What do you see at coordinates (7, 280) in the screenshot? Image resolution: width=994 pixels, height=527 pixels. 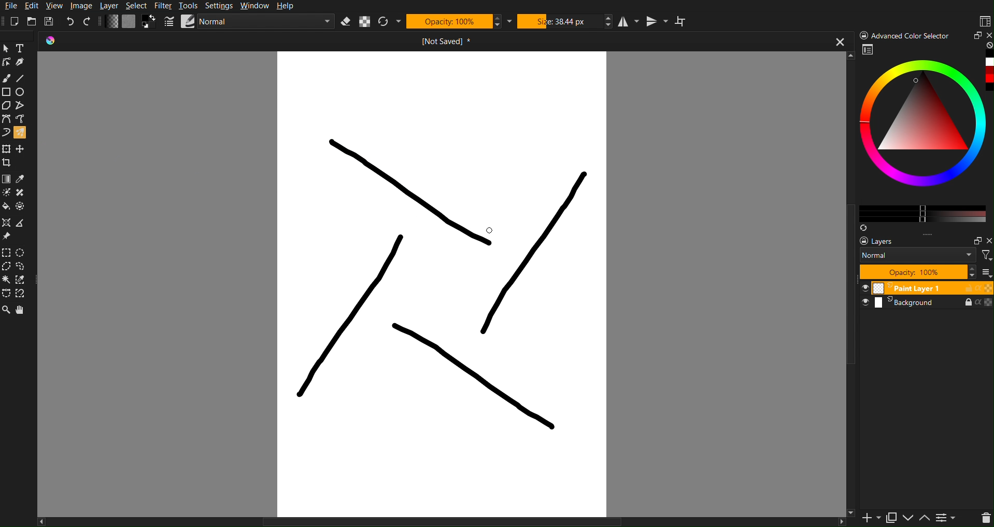 I see `Continous selection tool` at bounding box center [7, 280].